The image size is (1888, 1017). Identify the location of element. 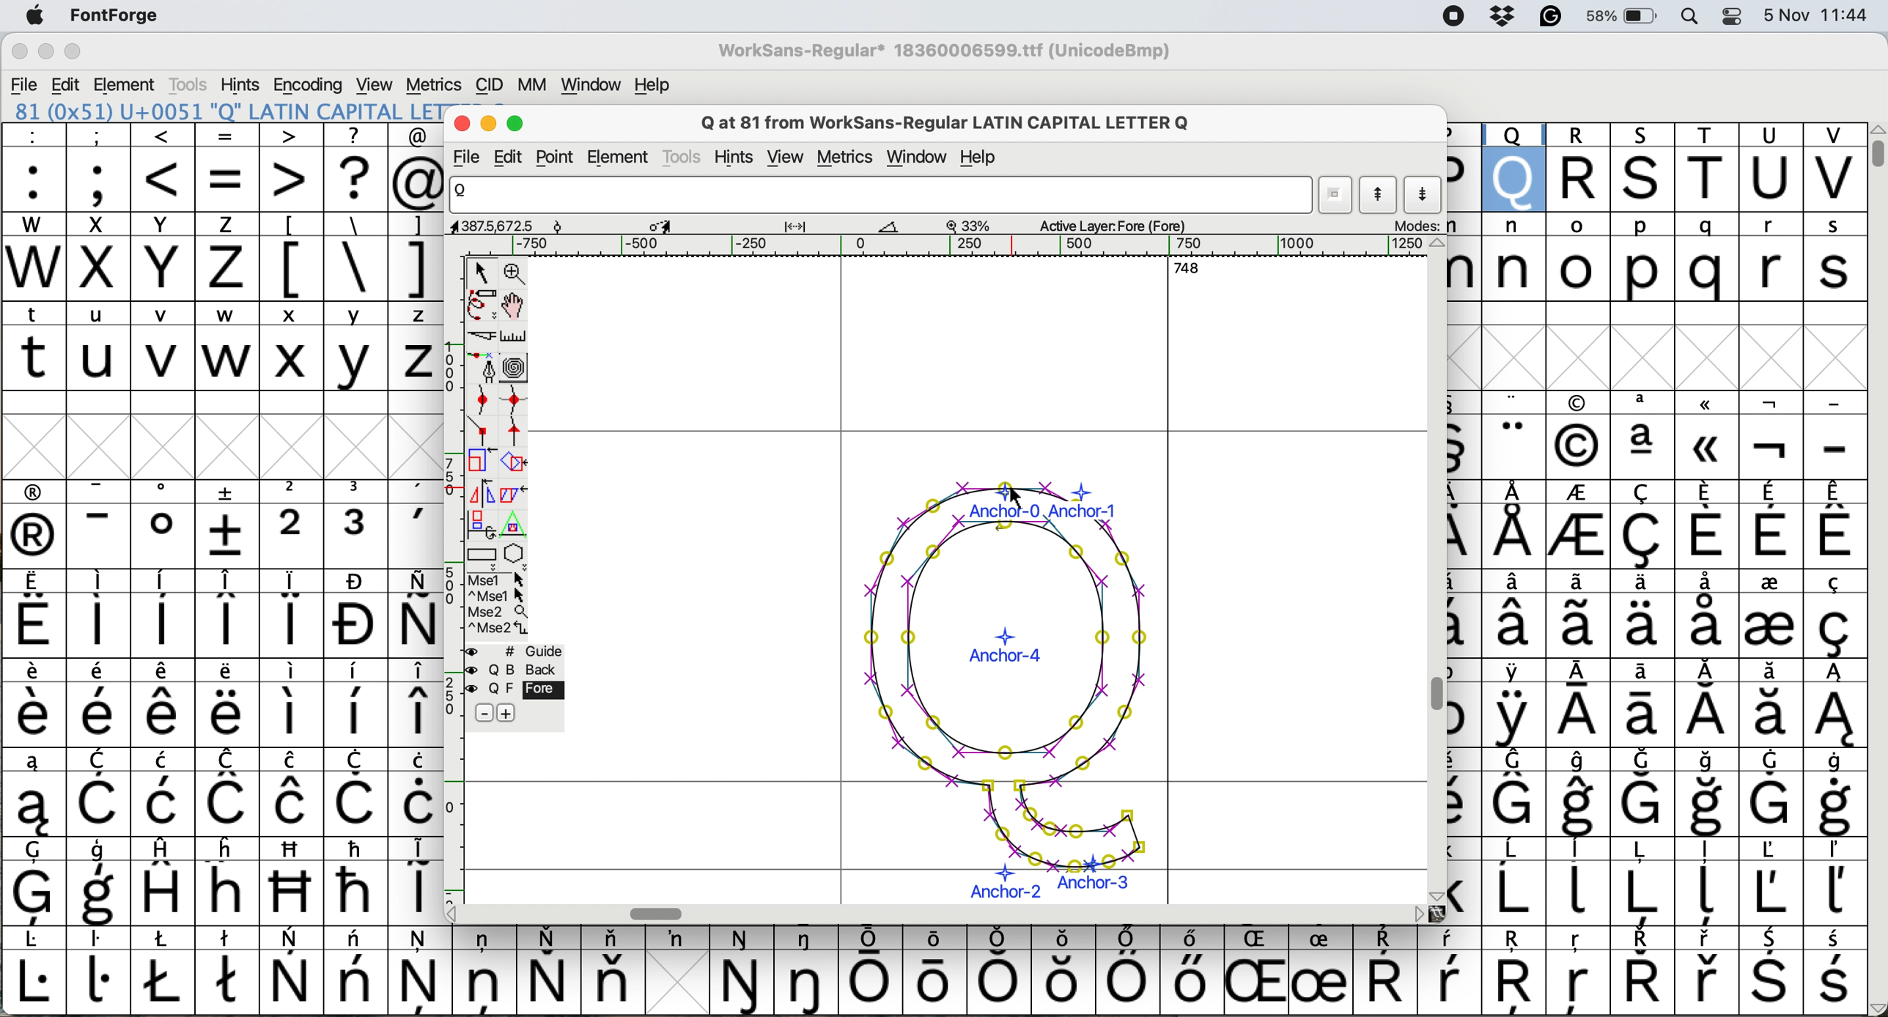
(128, 84).